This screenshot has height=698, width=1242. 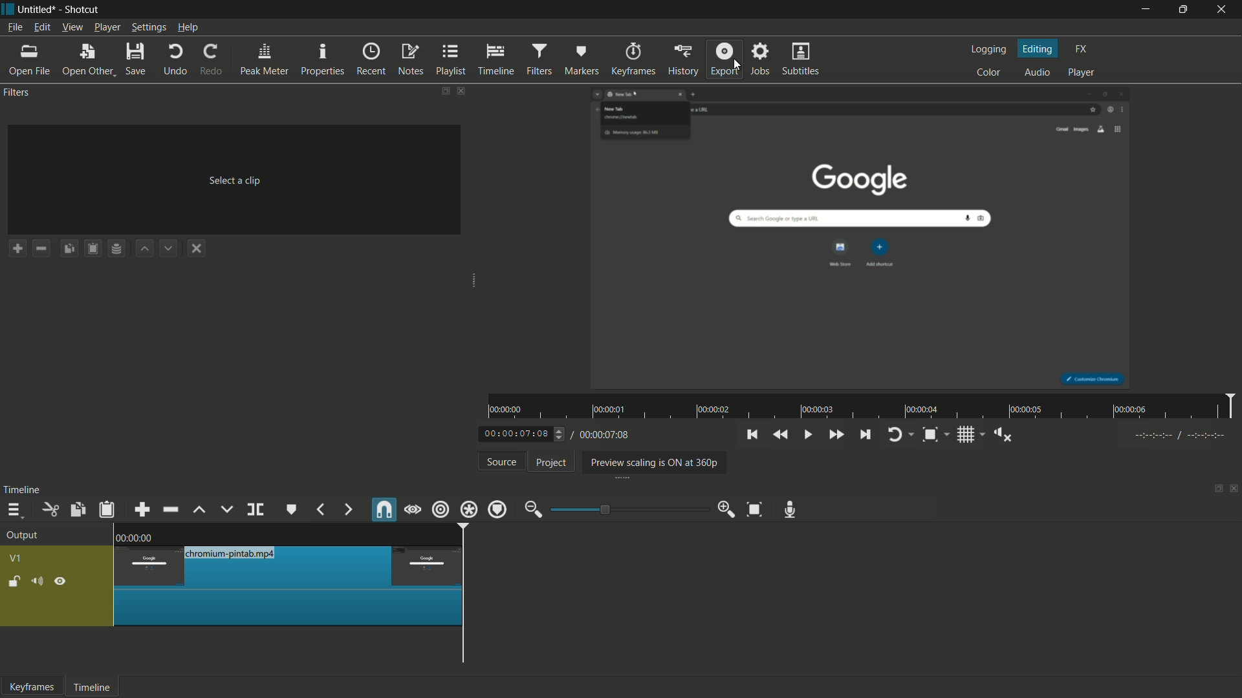 I want to click on close app, so click(x=1223, y=10).